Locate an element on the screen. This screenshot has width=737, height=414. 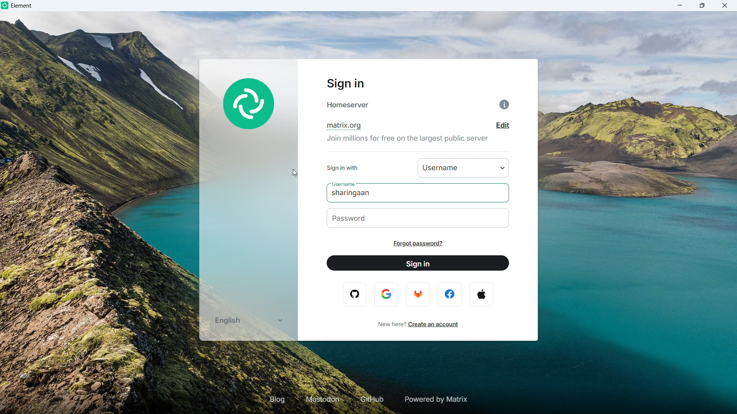
Domain name  is located at coordinates (343, 127).